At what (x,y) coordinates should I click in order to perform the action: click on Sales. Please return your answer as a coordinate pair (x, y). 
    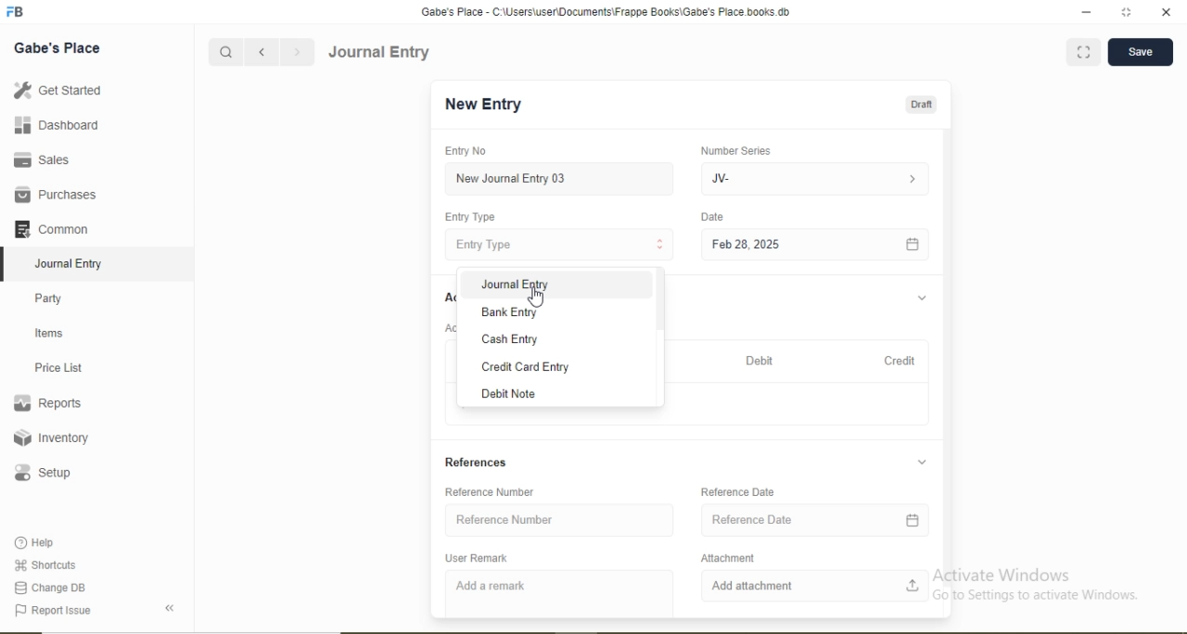
    Looking at the image, I should click on (39, 159).